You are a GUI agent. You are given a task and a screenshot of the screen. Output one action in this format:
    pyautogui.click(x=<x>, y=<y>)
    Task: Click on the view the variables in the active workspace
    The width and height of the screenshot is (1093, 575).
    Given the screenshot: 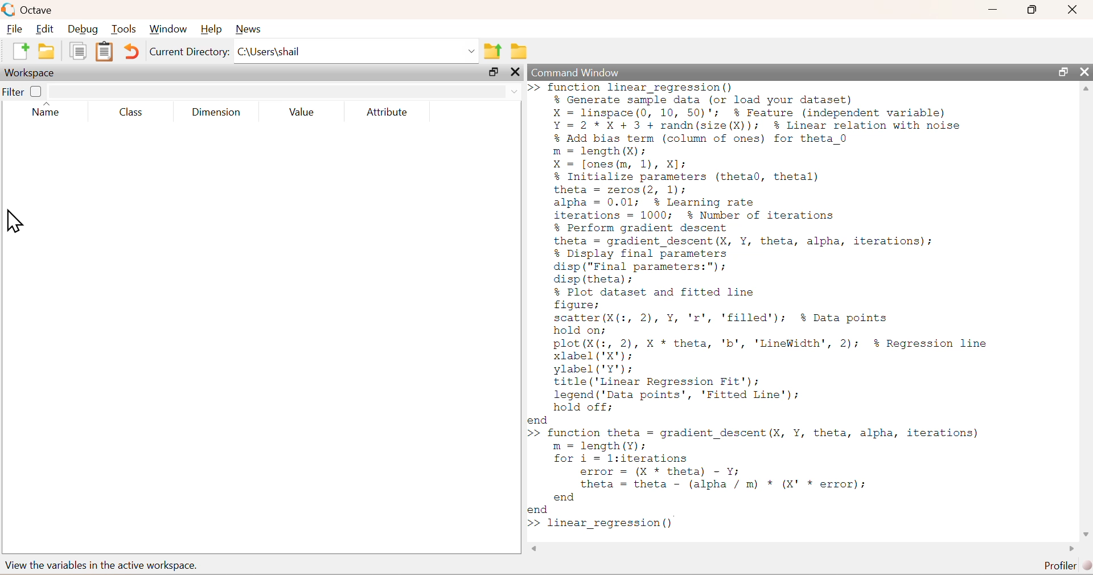 What is the action you would take?
    pyautogui.click(x=102, y=565)
    